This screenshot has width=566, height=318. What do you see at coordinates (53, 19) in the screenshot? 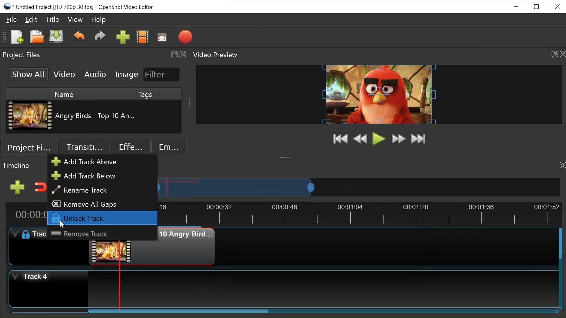
I see `Titles` at bounding box center [53, 19].